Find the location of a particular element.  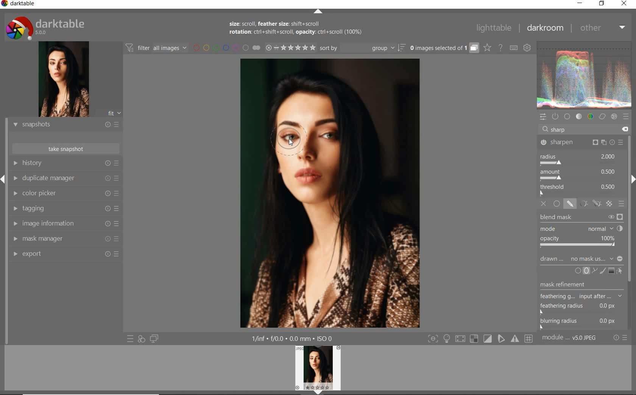

snapshots is located at coordinates (65, 125).